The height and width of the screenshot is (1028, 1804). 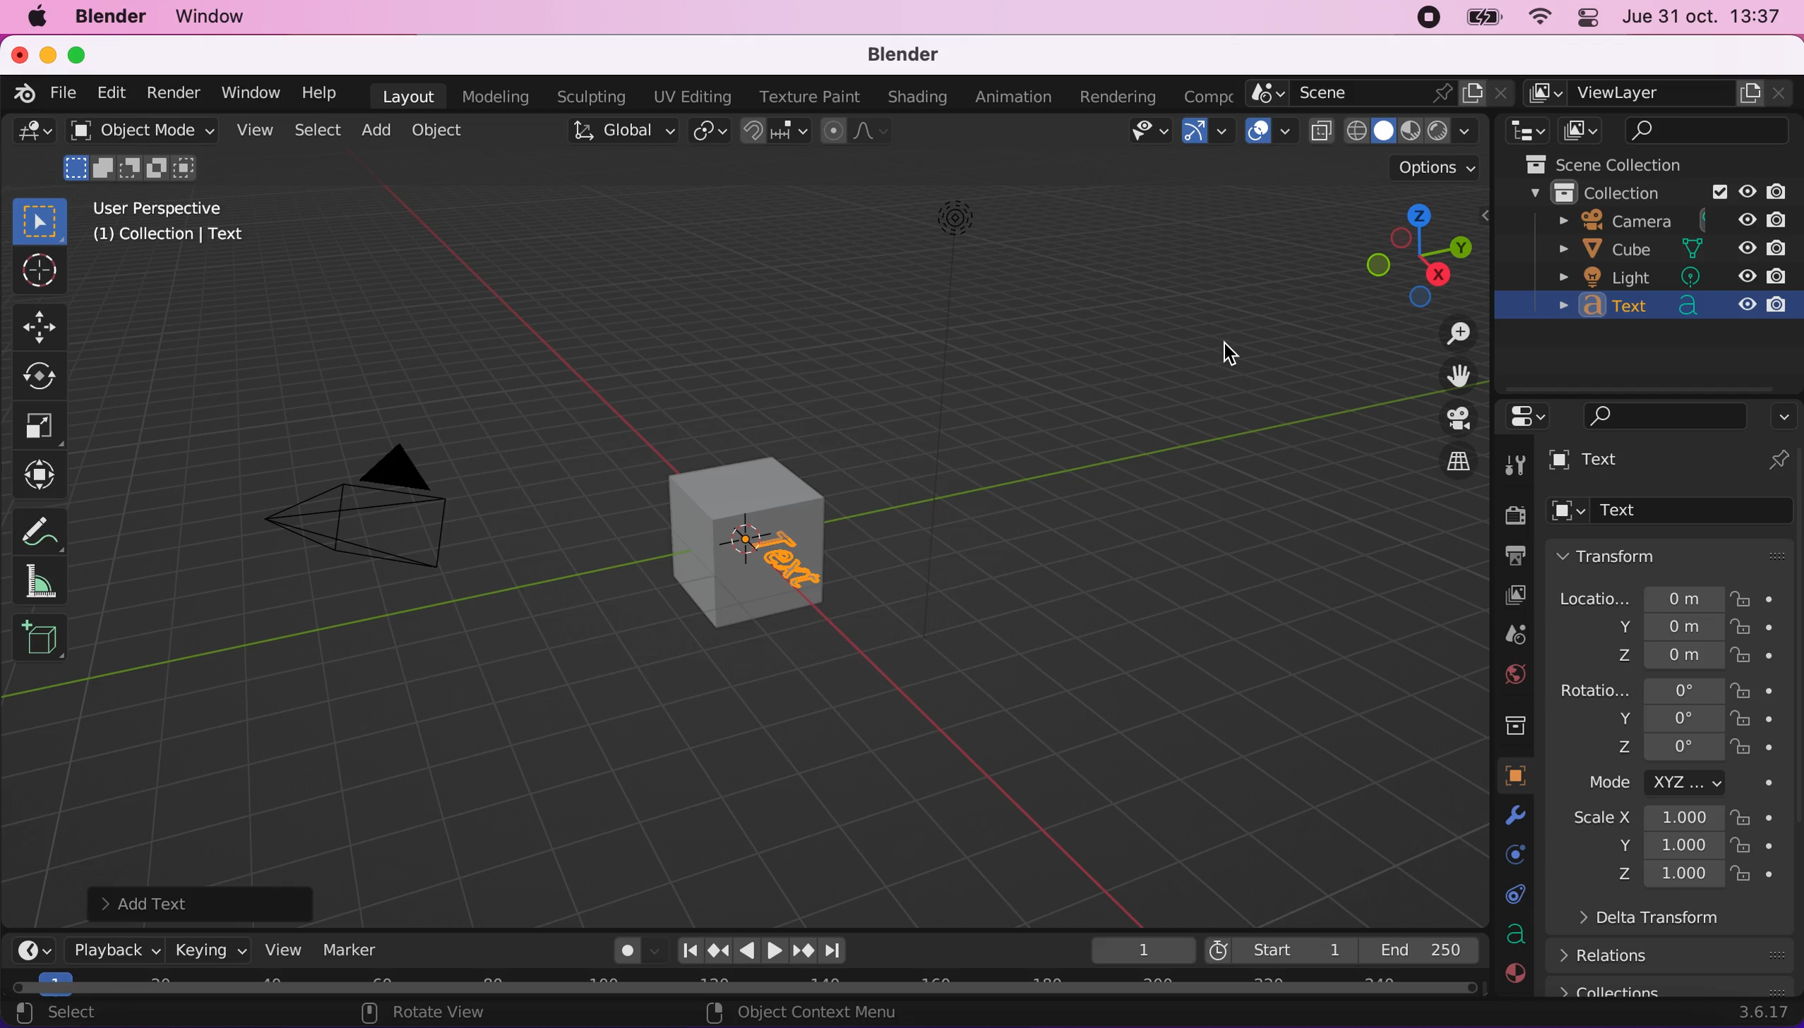 I want to click on cube, so click(x=1668, y=249).